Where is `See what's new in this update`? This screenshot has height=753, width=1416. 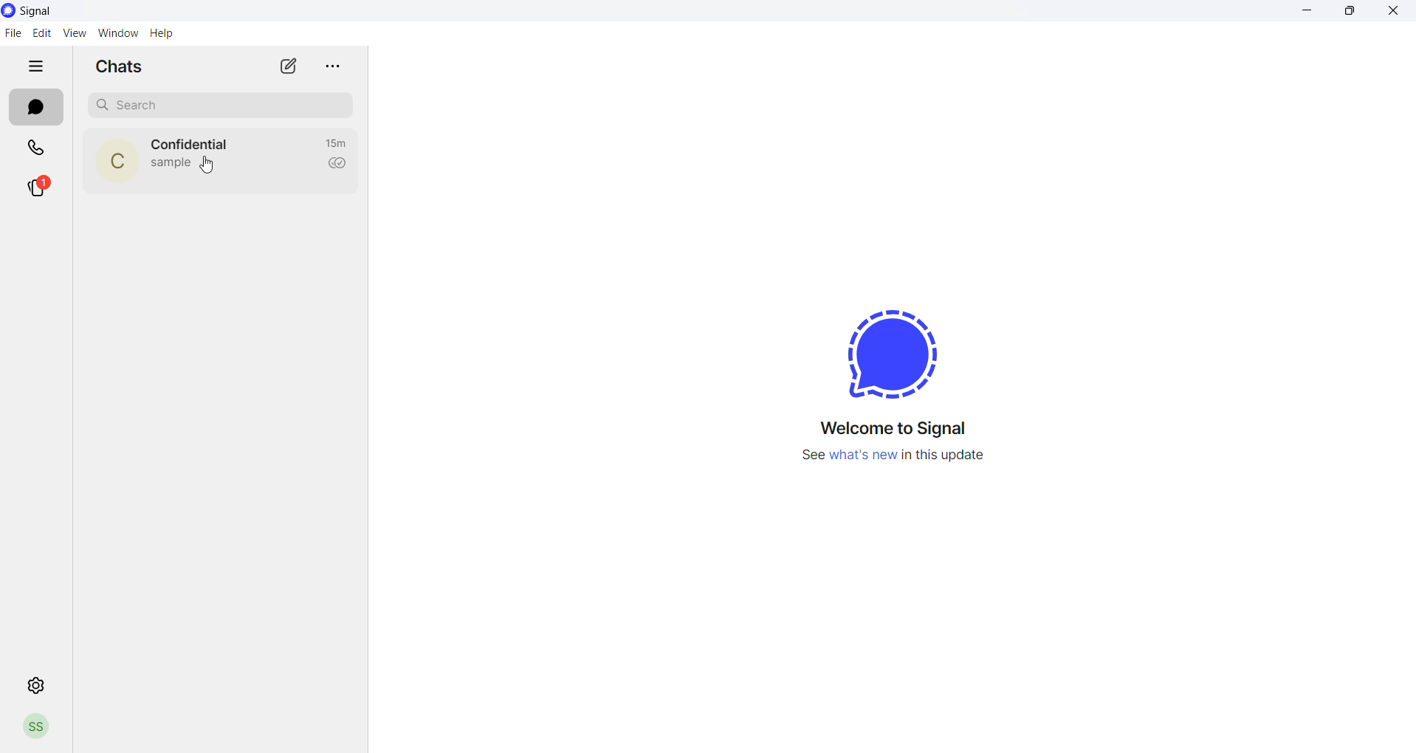
See what's new in this update is located at coordinates (896, 457).